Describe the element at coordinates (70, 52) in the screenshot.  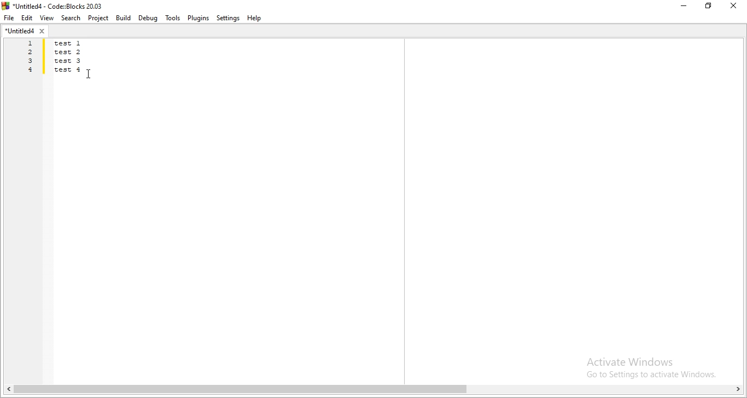
I see ` test 2` at that location.